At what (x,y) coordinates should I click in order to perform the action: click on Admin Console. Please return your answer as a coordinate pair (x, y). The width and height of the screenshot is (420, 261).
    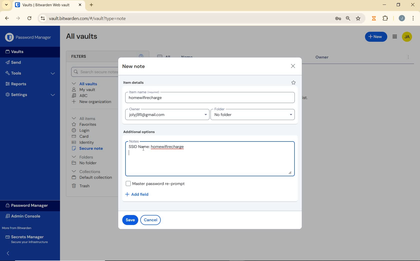
    Looking at the image, I should click on (26, 216).